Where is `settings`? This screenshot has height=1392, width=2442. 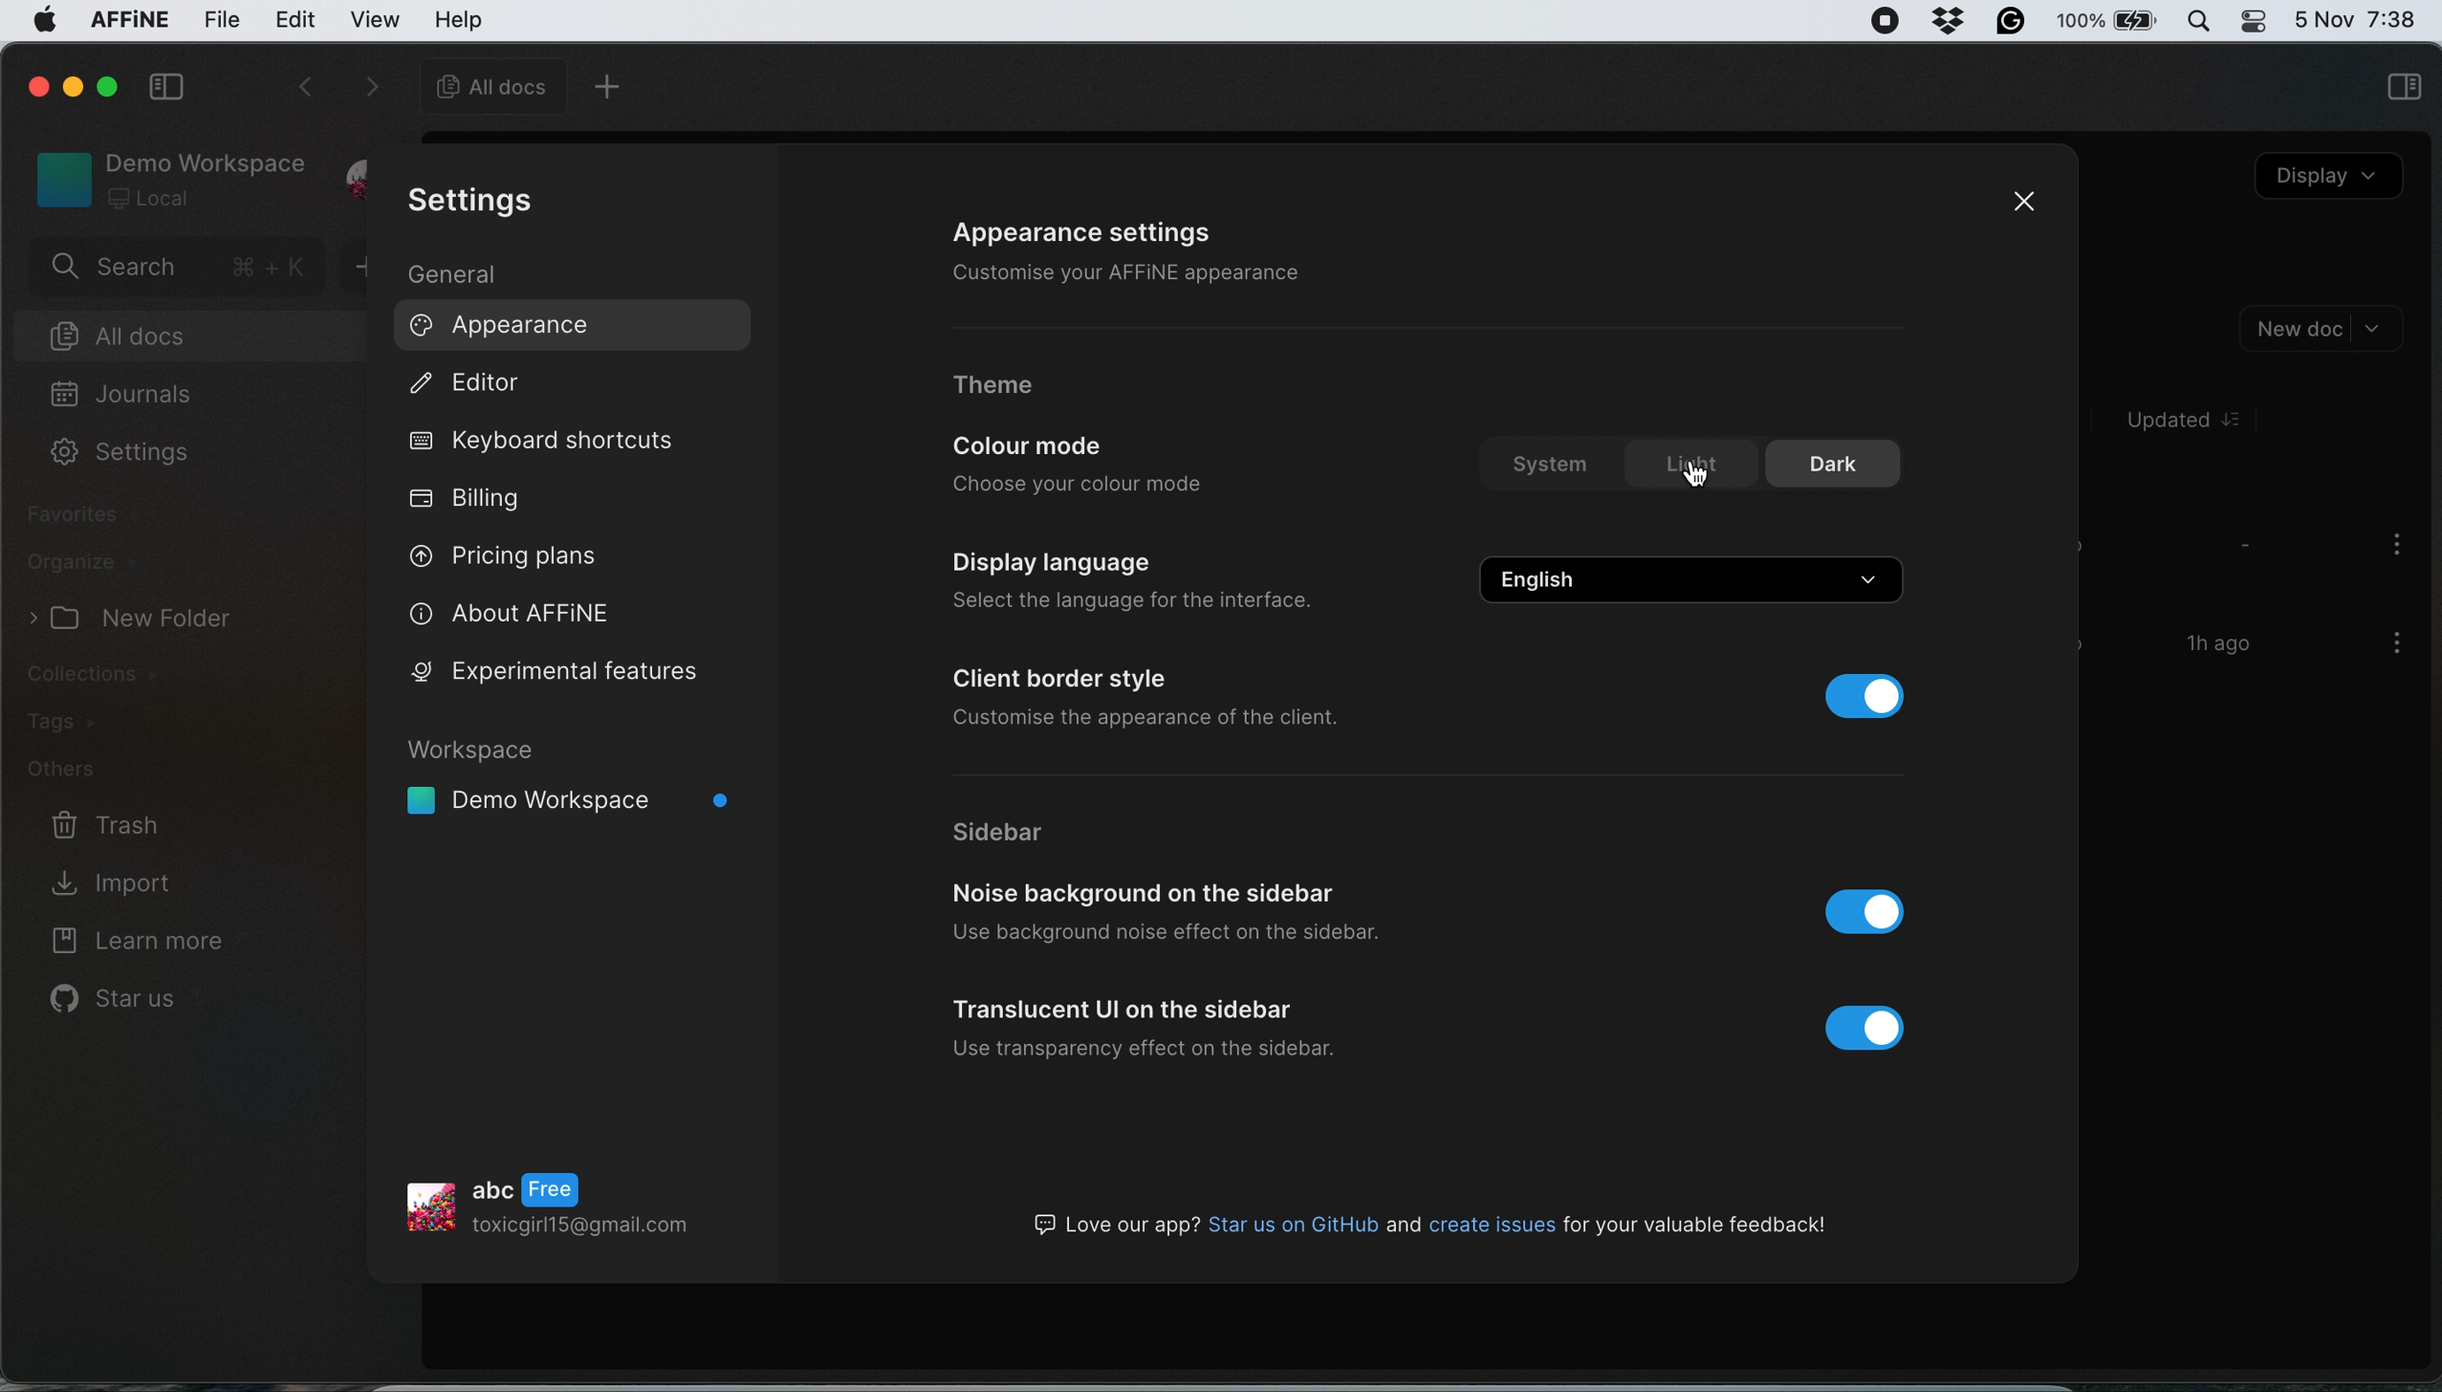
settings is located at coordinates (121, 456).